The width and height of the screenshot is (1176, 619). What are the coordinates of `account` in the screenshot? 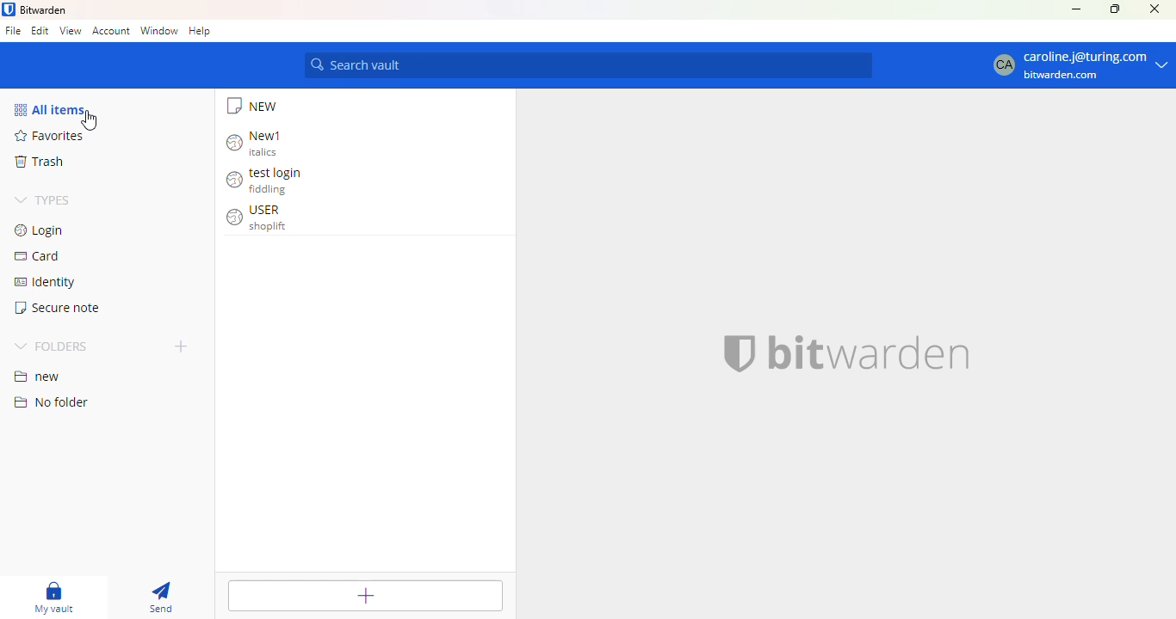 It's located at (111, 30).